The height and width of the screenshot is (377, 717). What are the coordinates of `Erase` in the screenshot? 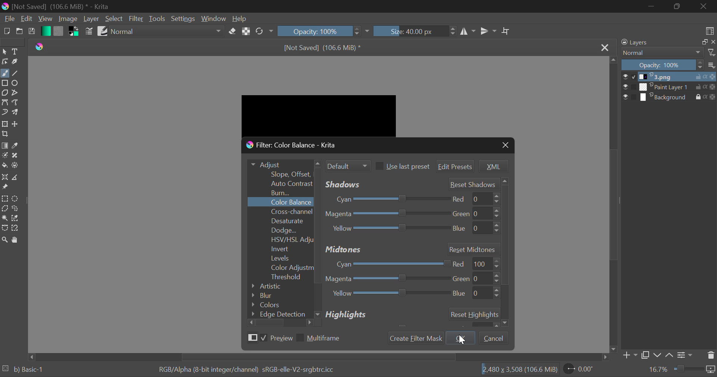 It's located at (232, 32).